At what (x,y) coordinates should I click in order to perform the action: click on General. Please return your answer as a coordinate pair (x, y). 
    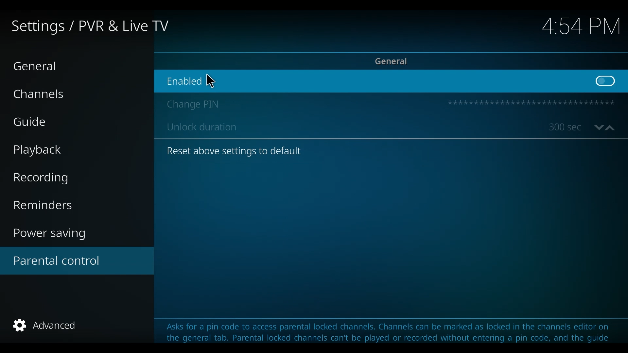
    Looking at the image, I should click on (37, 66).